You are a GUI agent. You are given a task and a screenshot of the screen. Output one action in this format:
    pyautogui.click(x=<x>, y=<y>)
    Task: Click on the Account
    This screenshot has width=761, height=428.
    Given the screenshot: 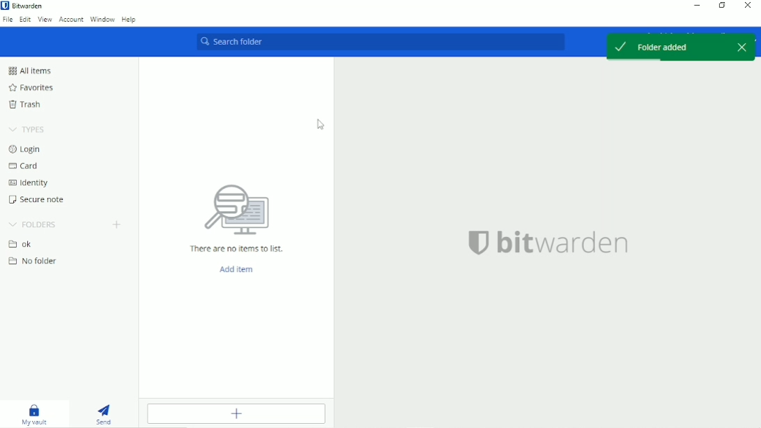 What is the action you would take?
    pyautogui.click(x=72, y=20)
    